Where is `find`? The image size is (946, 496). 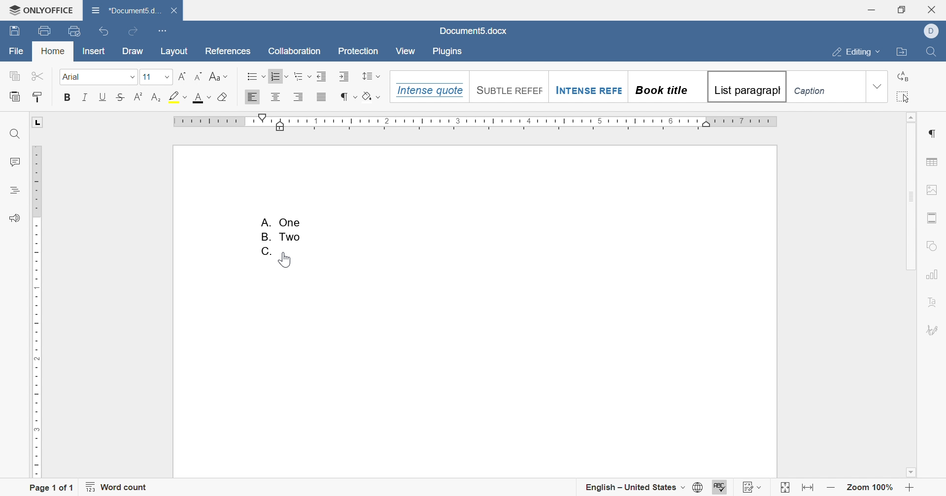
find is located at coordinates (936, 52).